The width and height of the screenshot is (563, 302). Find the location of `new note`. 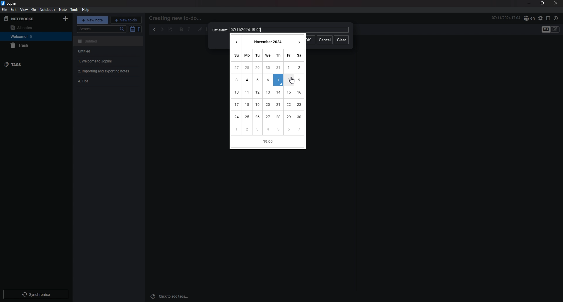

new note is located at coordinates (92, 19).